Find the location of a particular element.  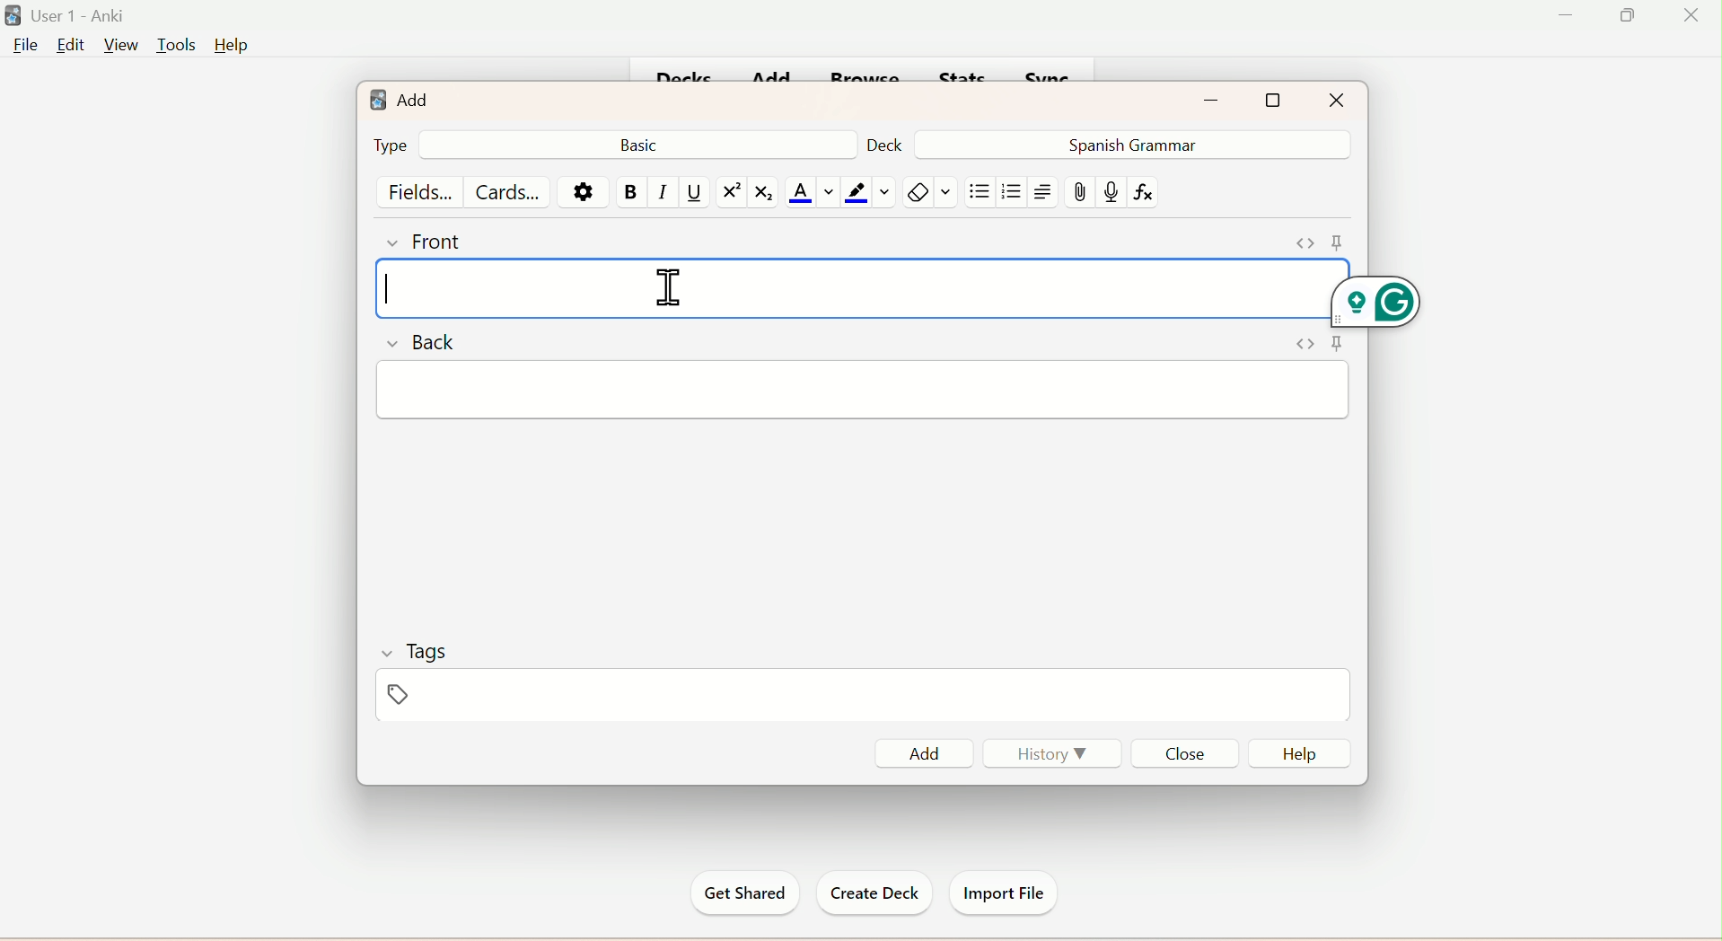

mic is located at coordinates (1110, 195).